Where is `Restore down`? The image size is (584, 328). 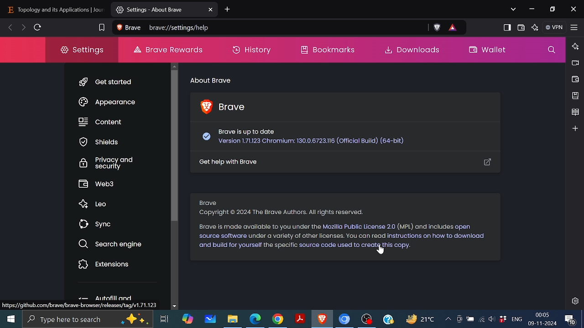 Restore down is located at coordinates (552, 9).